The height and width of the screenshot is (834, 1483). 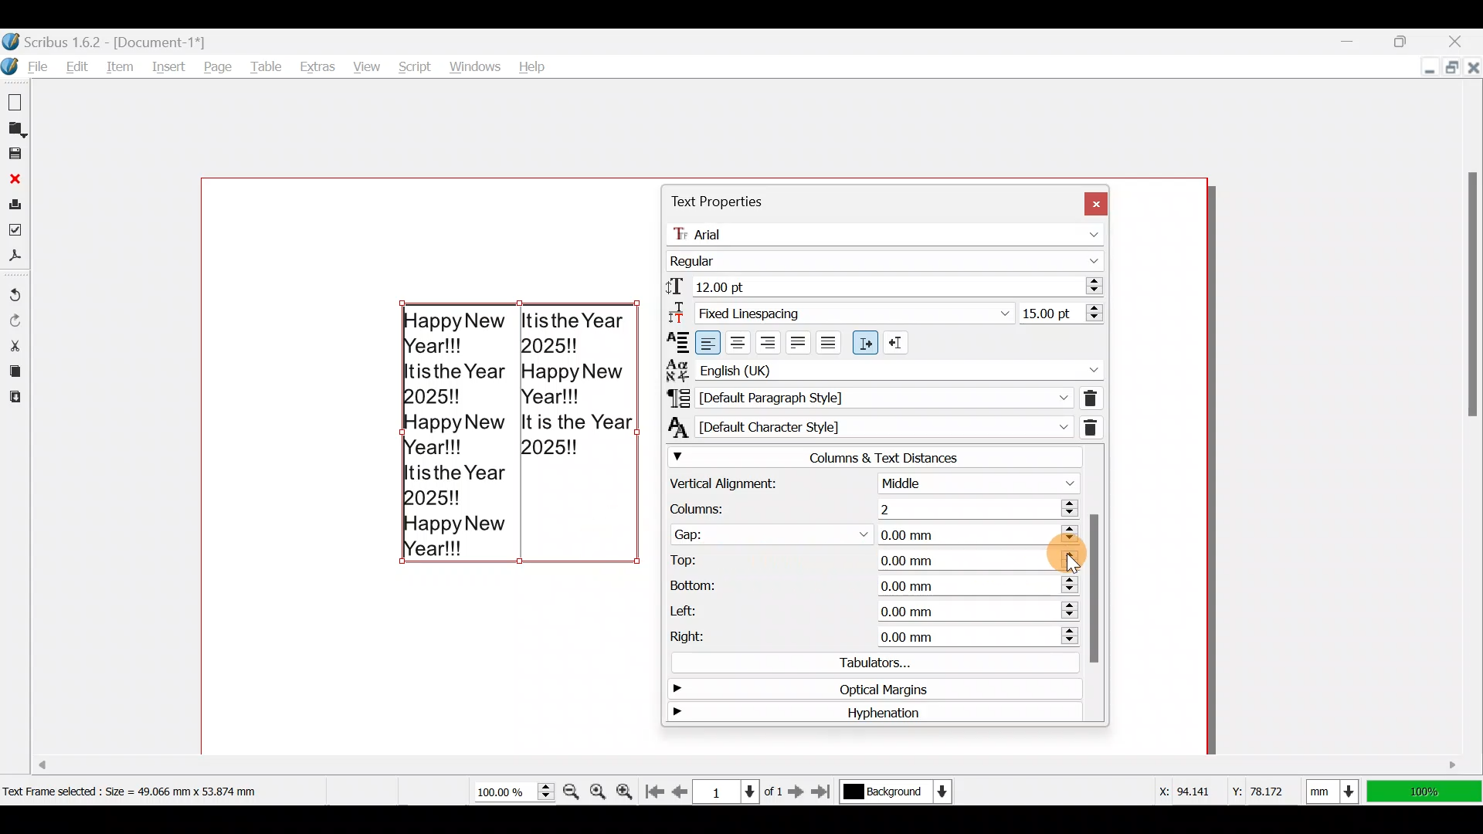 What do you see at coordinates (15, 204) in the screenshot?
I see `Print` at bounding box center [15, 204].